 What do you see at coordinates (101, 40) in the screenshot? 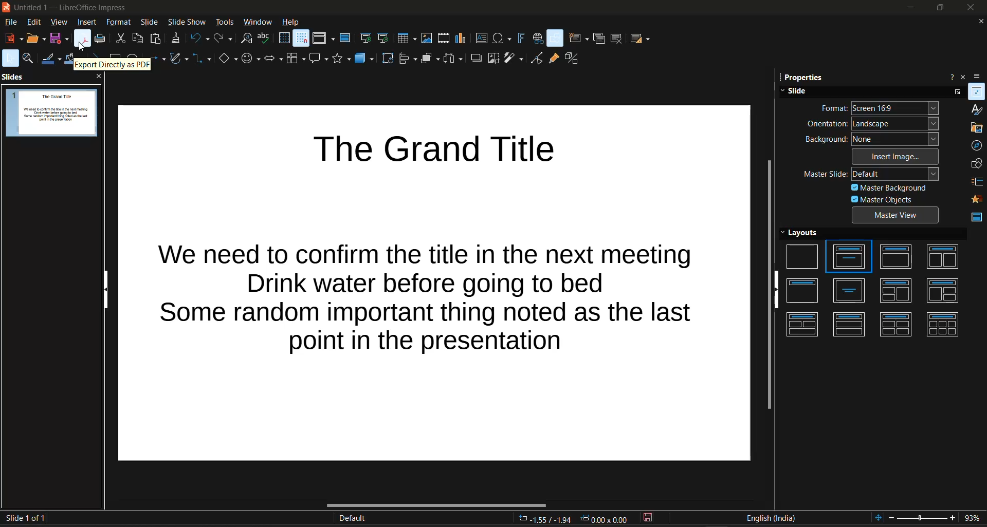
I see `print` at bounding box center [101, 40].